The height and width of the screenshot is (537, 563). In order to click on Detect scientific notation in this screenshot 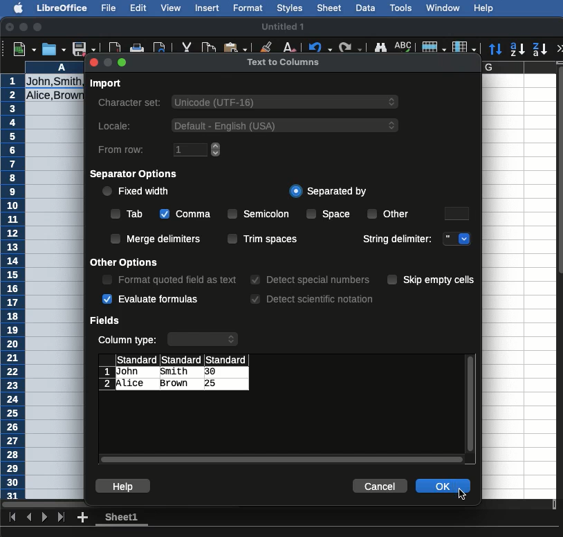, I will do `click(312, 298)`.